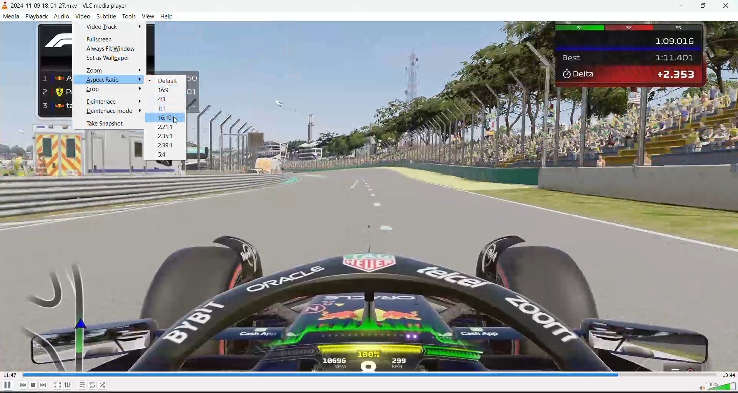 The image size is (738, 393). I want to click on crop, so click(94, 90).